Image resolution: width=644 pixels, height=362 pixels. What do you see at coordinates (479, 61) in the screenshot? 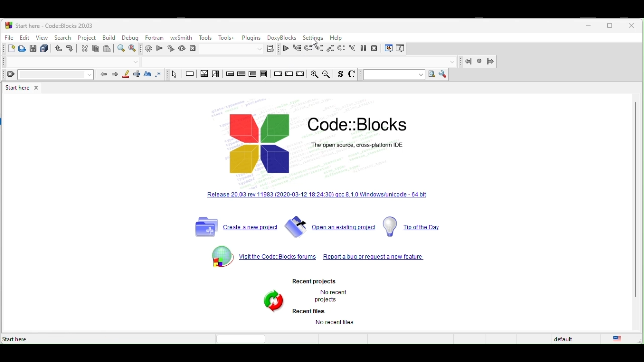
I see `last jump` at bounding box center [479, 61].